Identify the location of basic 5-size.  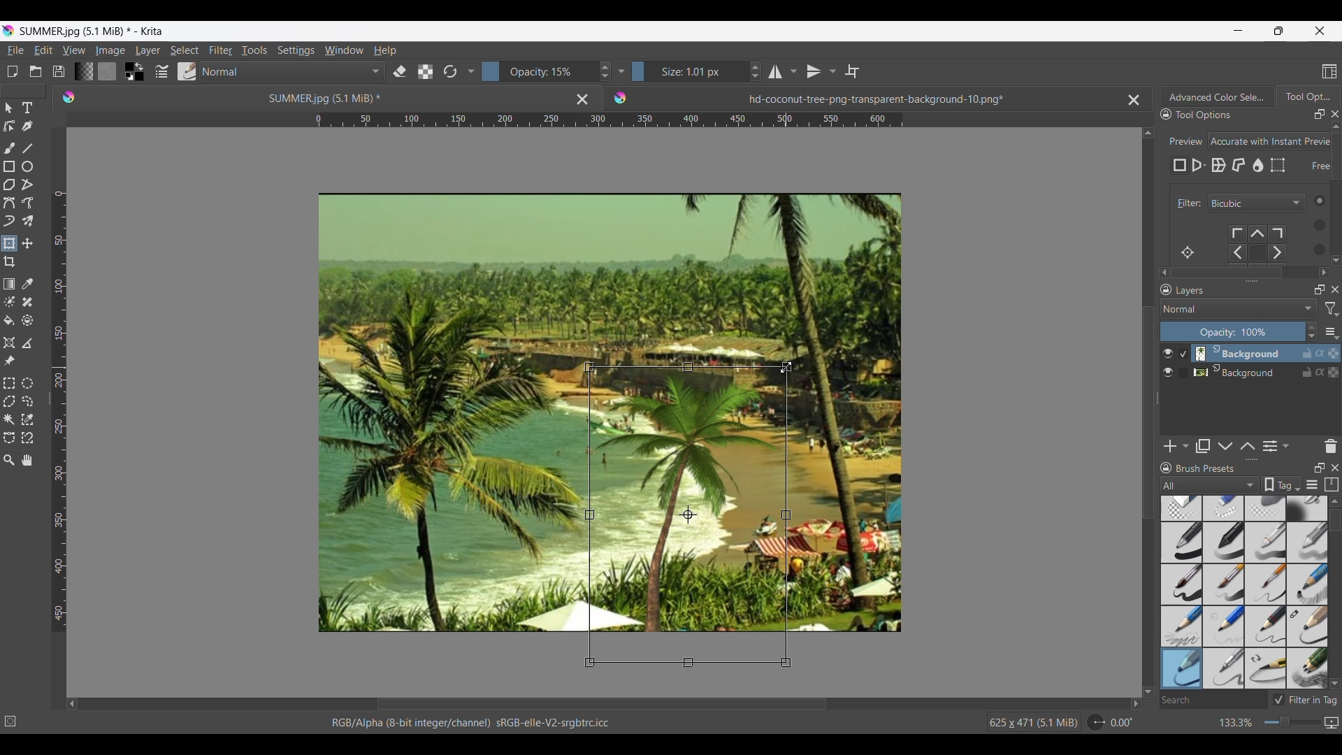
(1183, 584).